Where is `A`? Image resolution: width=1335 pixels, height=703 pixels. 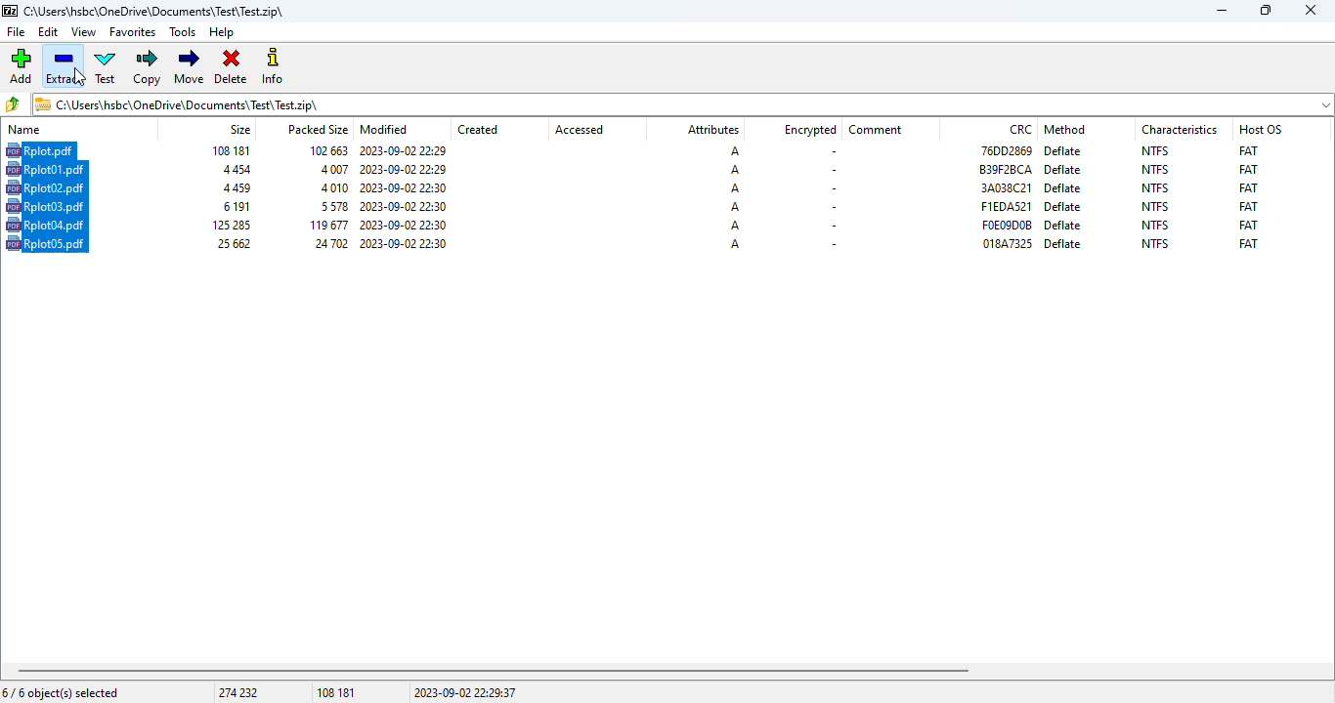
A is located at coordinates (735, 170).